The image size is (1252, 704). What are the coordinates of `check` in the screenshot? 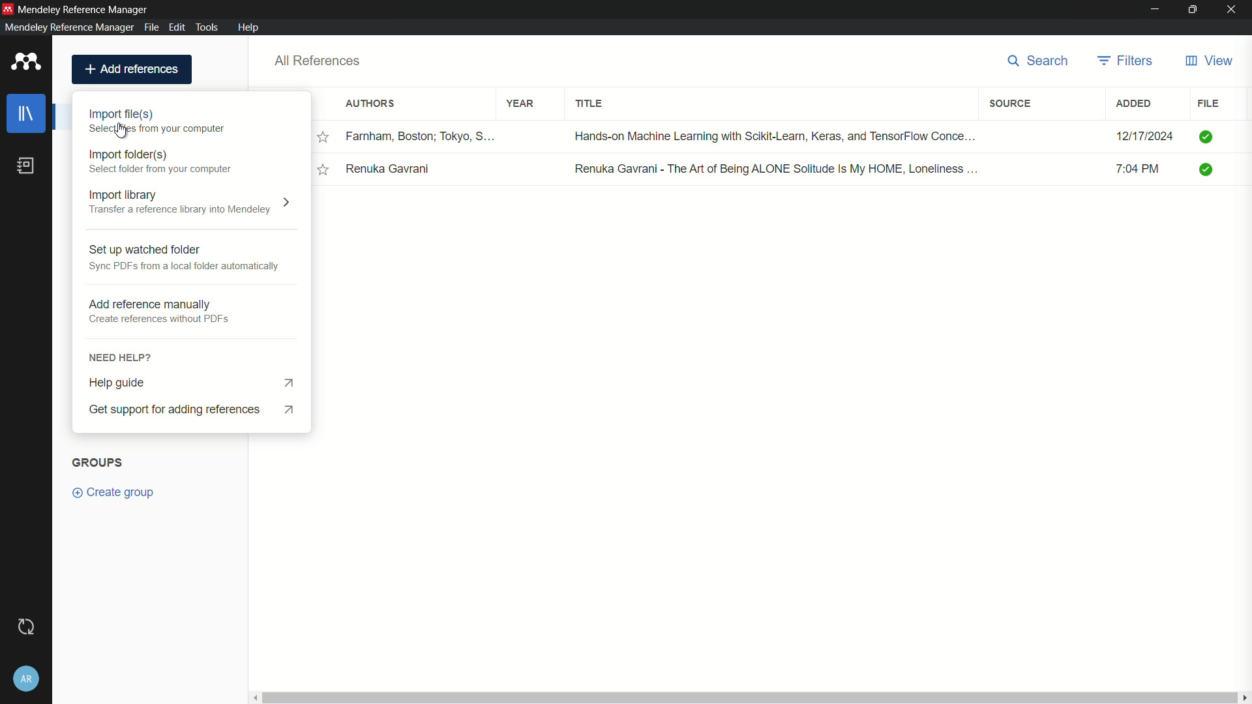 It's located at (1208, 136).